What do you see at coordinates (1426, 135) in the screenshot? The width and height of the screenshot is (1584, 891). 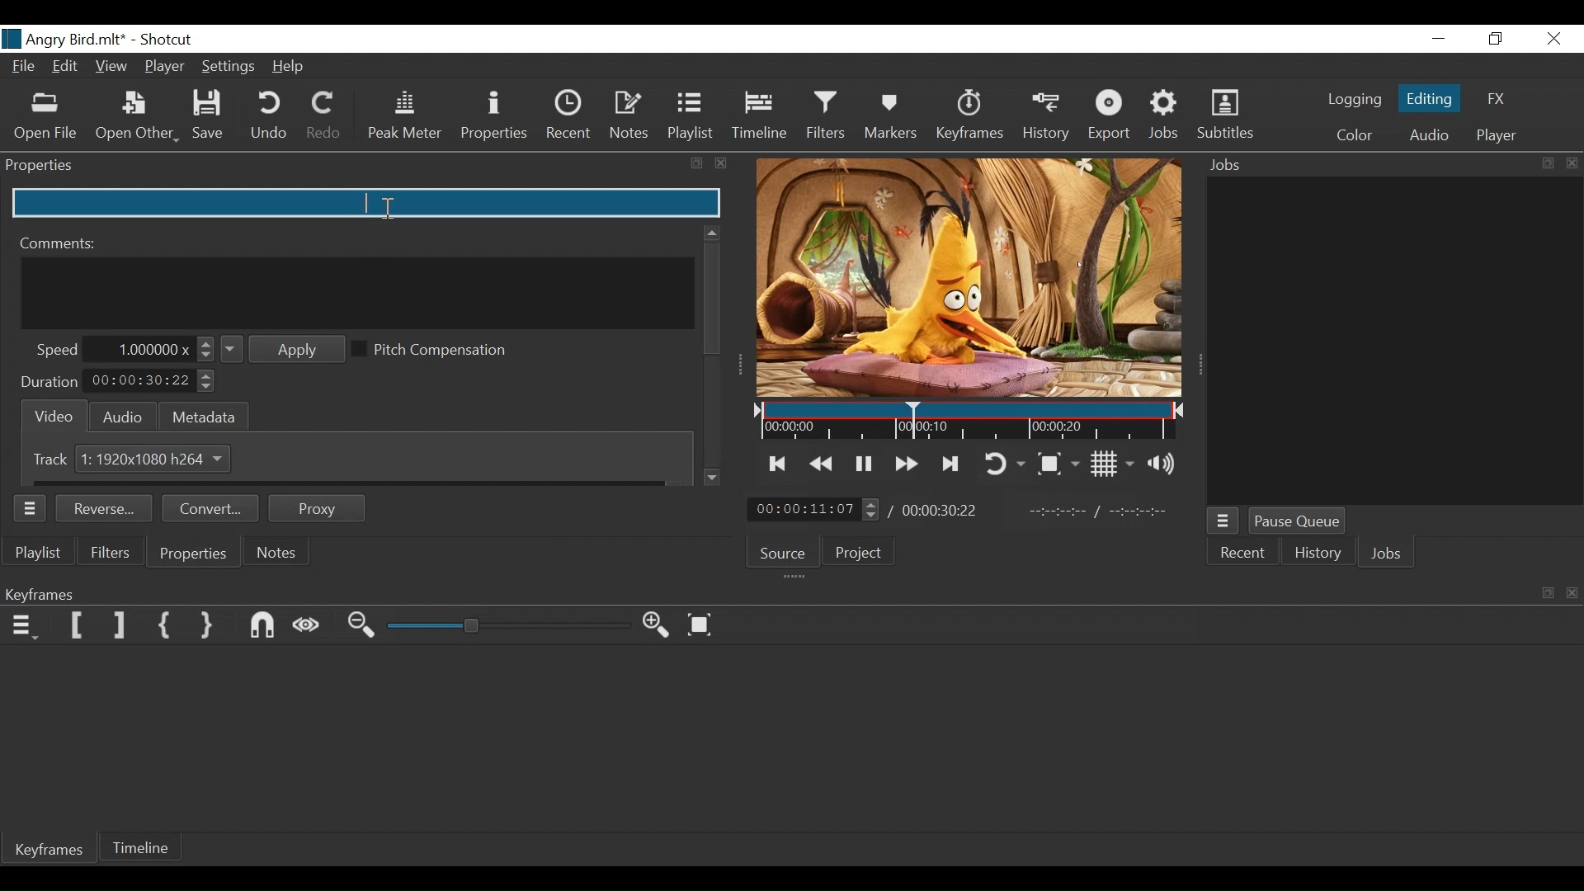 I see `Audio` at bounding box center [1426, 135].